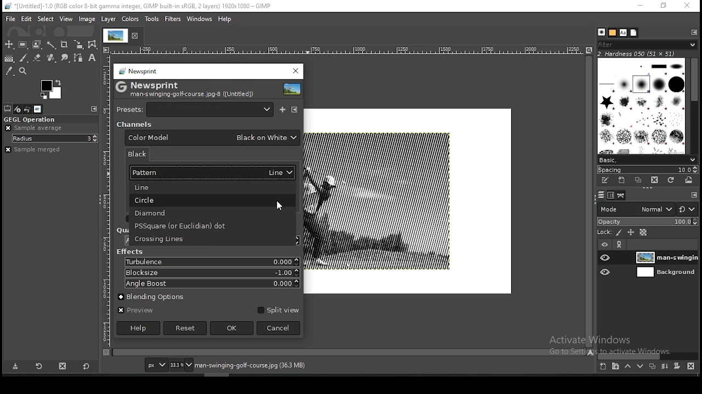 This screenshot has height=394, width=702. What do you see at coordinates (613, 32) in the screenshot?
I see `patterns` at bounding box center [613, 32].